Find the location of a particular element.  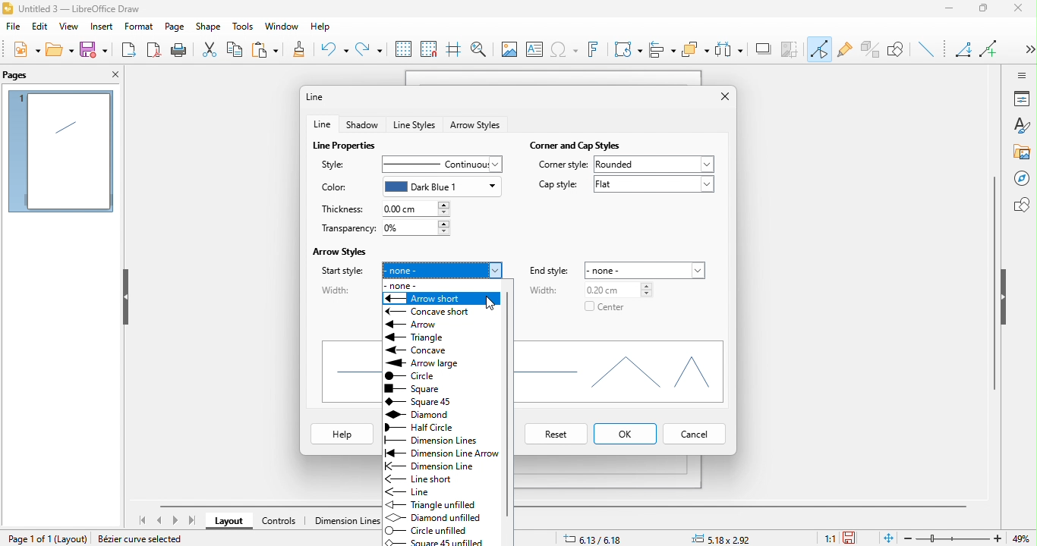

open is located at coordinates (61, 49).